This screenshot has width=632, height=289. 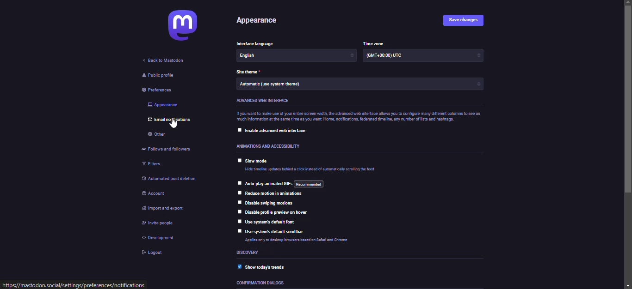 I want to click on mastodon, so click(x=184, y=25).